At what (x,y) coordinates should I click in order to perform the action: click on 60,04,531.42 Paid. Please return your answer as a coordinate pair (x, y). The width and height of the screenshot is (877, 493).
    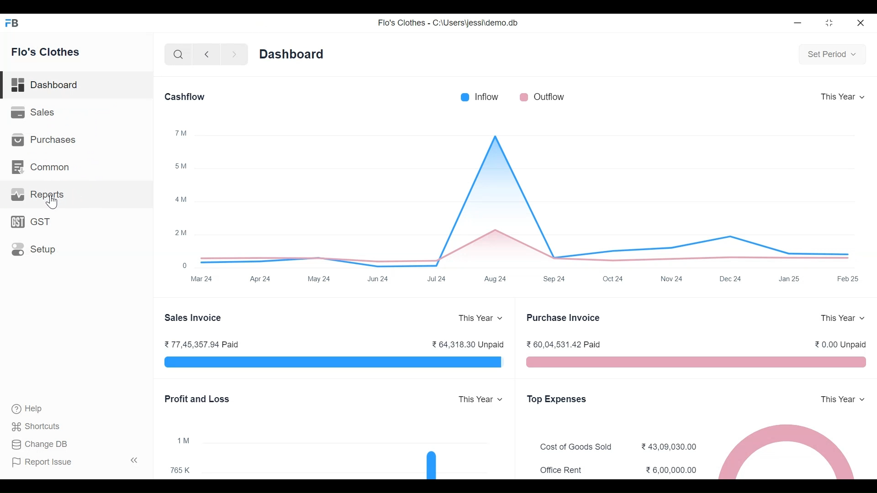
    Looking at the image, I should click on (565, 343).